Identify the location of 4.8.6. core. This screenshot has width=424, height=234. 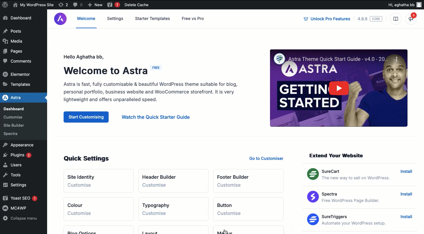
(370, 19).